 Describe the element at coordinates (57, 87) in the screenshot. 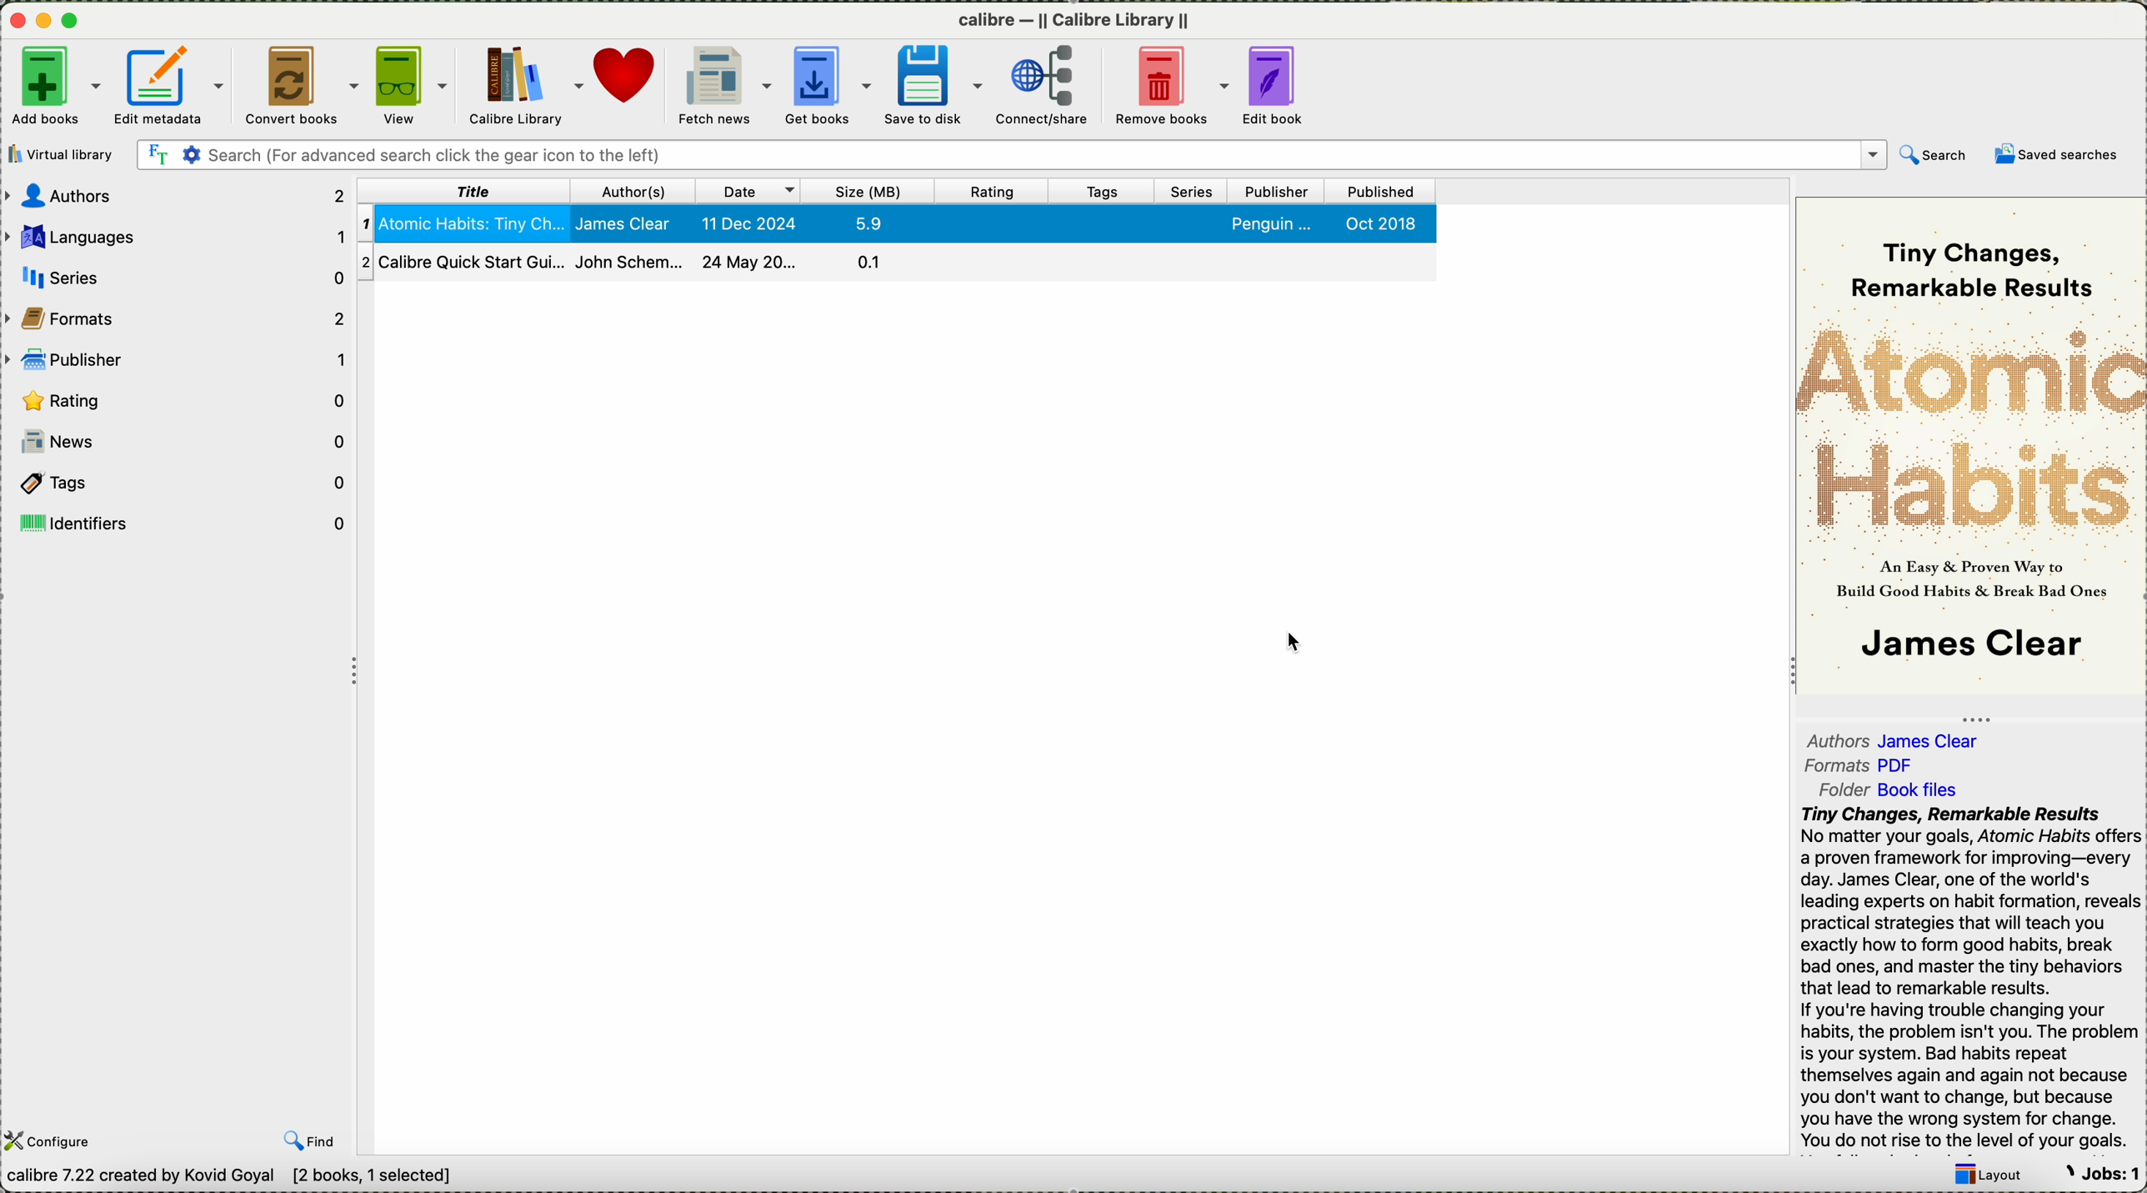

I see `add boks` at that location.